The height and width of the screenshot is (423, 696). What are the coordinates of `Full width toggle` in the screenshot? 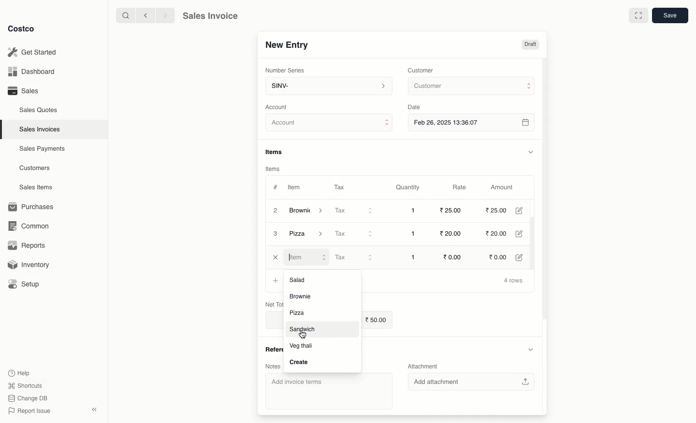 It's located at (638, 16).